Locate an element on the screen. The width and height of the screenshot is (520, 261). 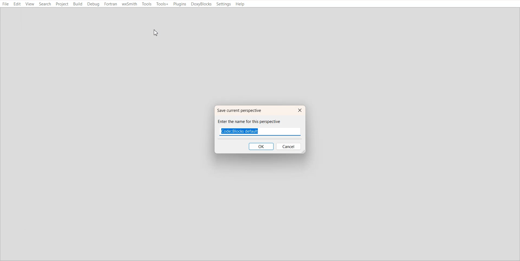
wxSmith is located at coordinates (129, 4).